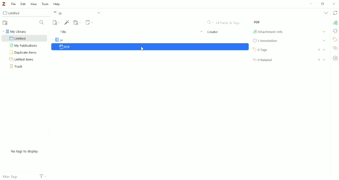 This screenshot has height=180, width=339. I want to click on Expand section, so click(324, 60).